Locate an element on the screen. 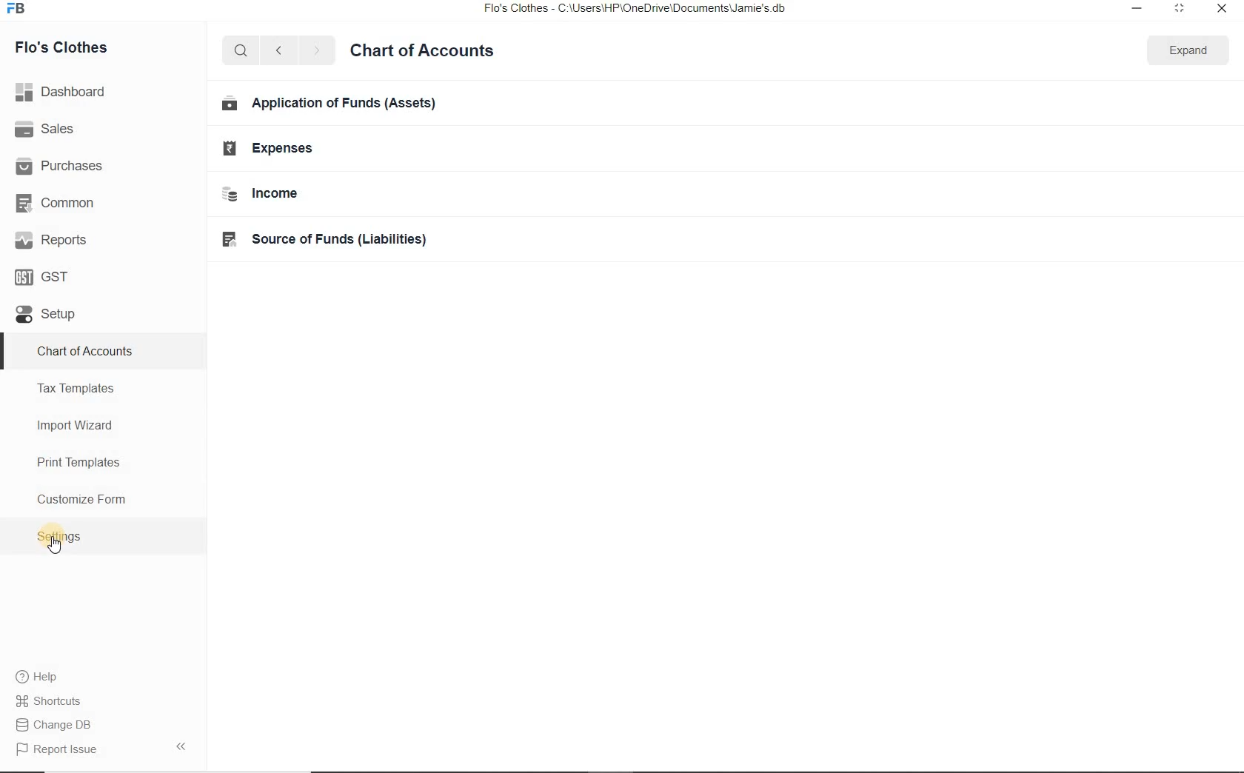  mouse pointer is located at coordinates (58, 546).